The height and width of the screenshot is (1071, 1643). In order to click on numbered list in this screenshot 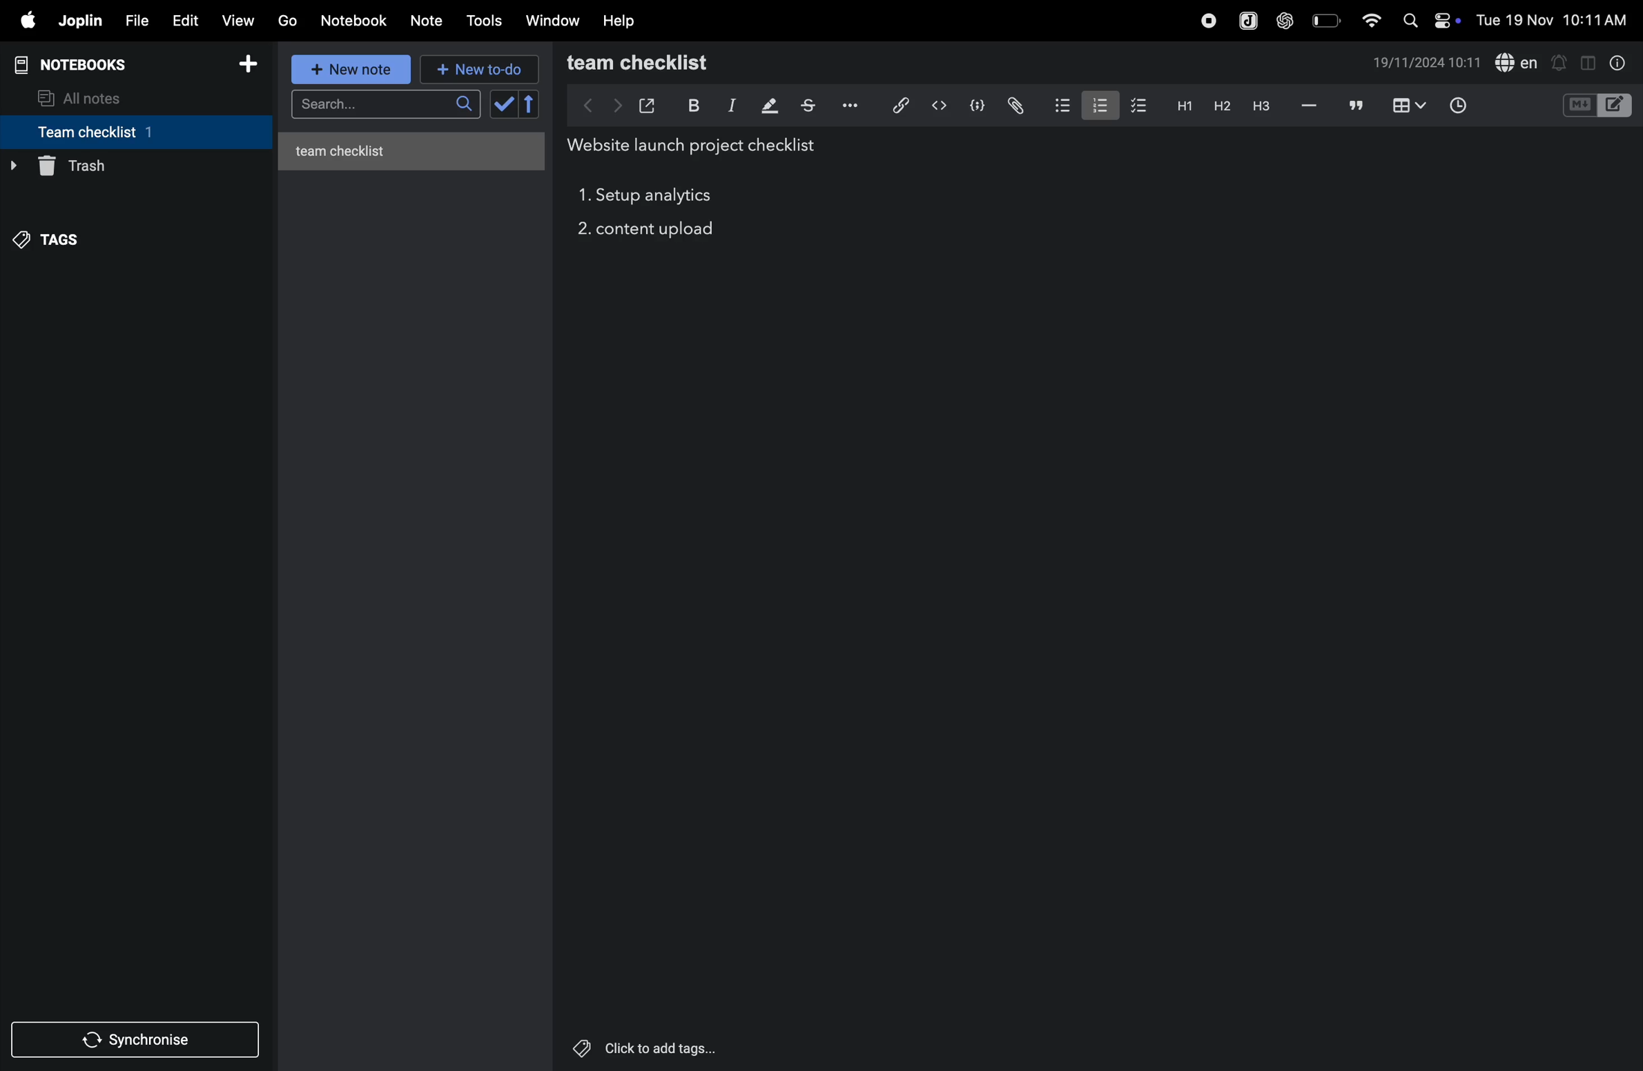, I will do `click(1097, 104)`.